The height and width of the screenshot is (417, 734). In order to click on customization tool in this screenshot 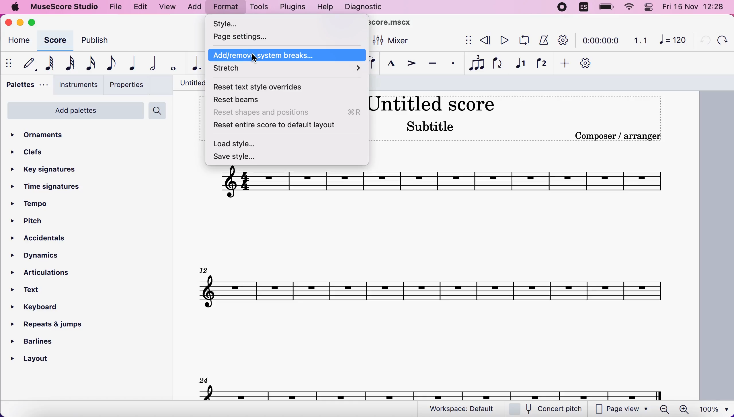, I will do `click(591, 64)`.